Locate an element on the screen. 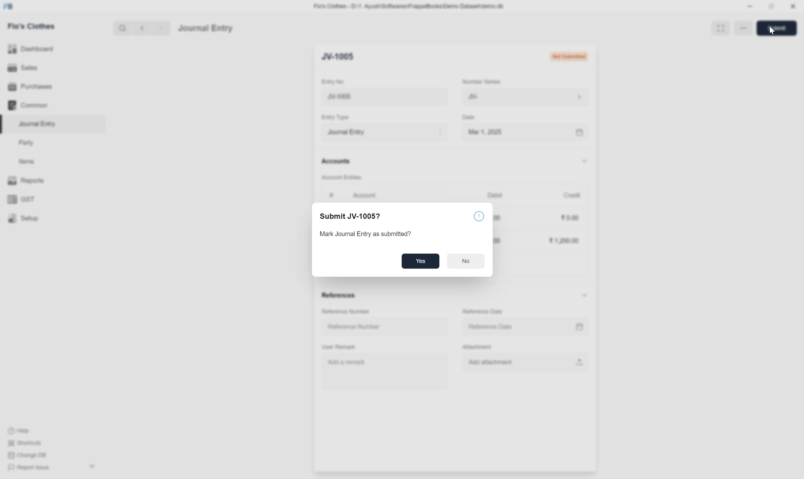 This screenshot has width=804, height=479. Dashboard is located at coordinates (31, 48).